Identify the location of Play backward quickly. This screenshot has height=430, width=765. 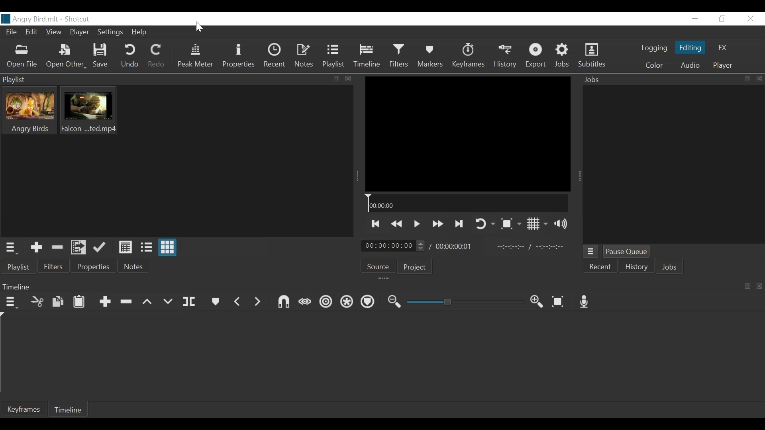
(397, 225).